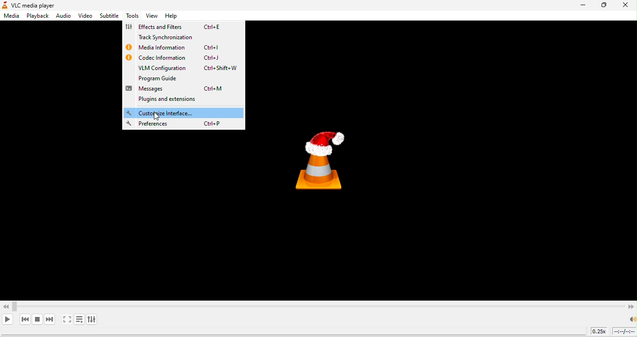  What do you see at coordinates (183, 113) in the screenshot?
I see `customized interface` at bounding box center [183, 113].